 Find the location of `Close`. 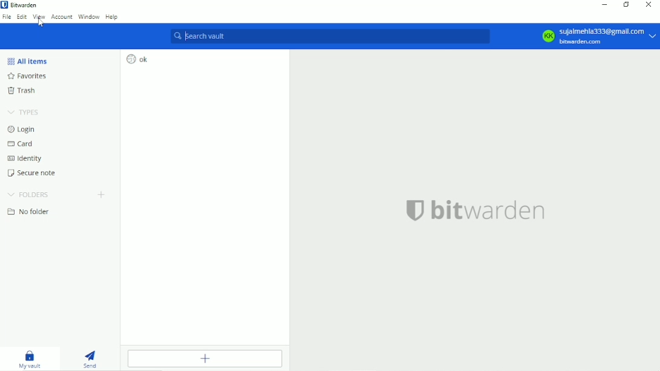

Close is located at coordinates (648, 5).